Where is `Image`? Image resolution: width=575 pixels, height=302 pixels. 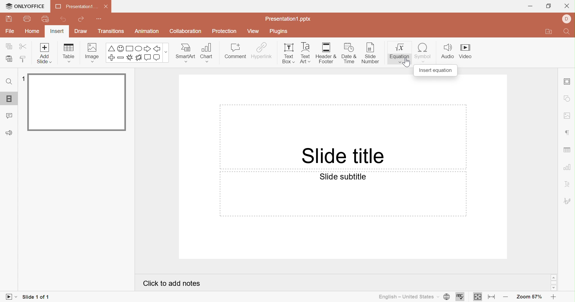
Image is located at coordinates (93, 51).